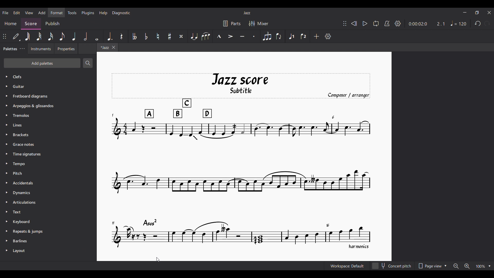 The image size is (494, 278). I want to click on Barlines, so click(22, 241).